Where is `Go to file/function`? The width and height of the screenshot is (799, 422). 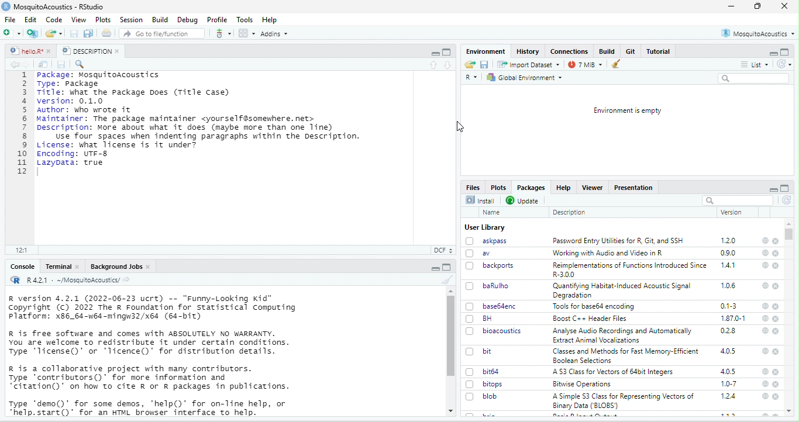
Go to file/function is located at coordinates (160, 33).